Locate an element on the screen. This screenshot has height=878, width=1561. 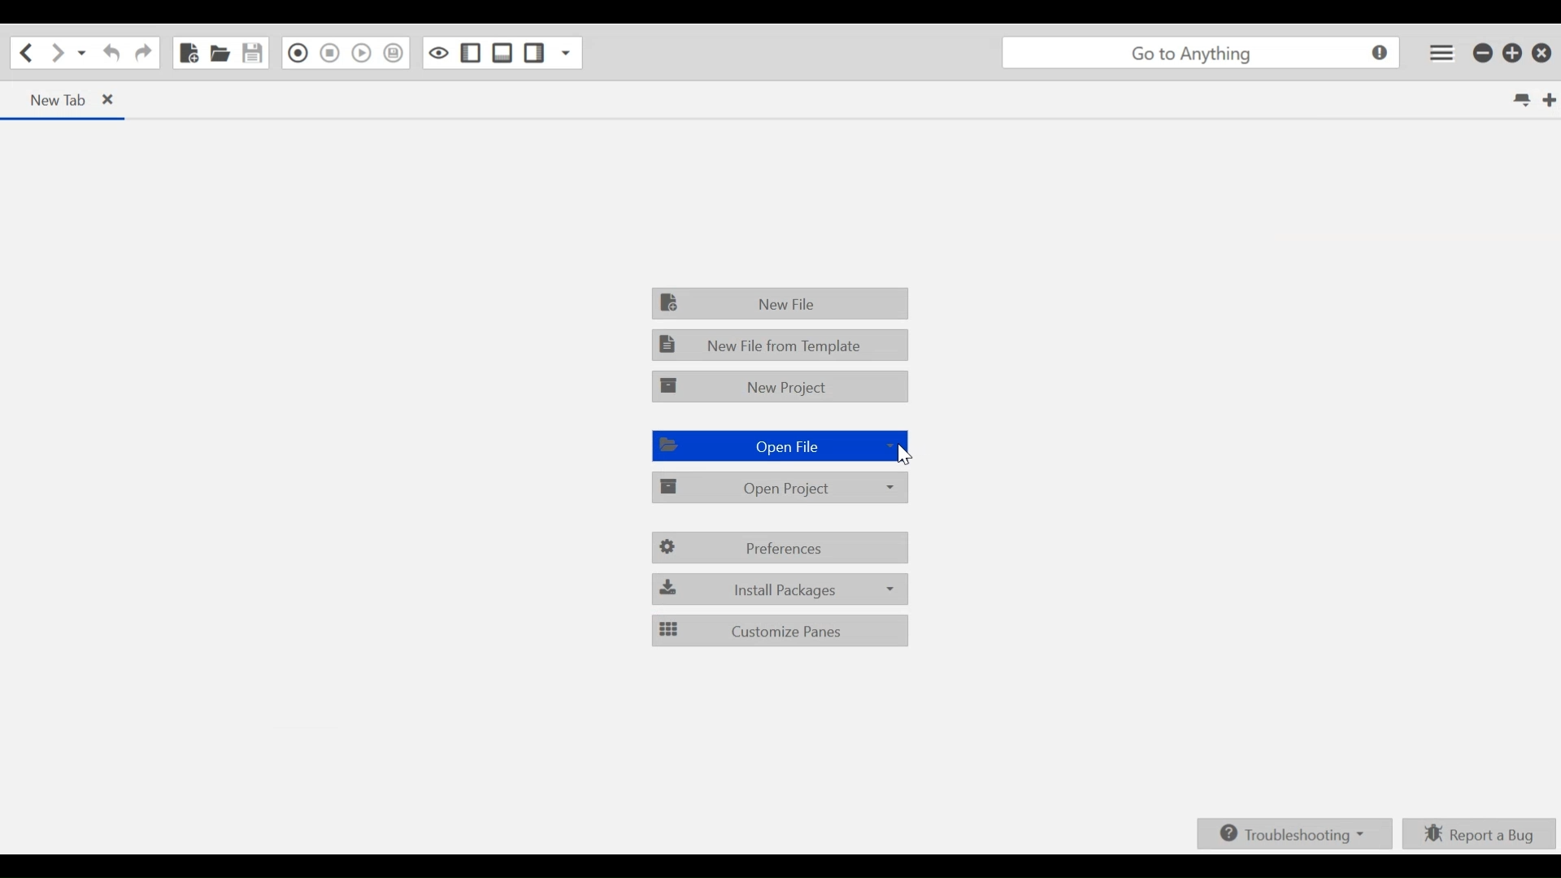
Show/hide Right Pane is located at coordinates (534, 54).